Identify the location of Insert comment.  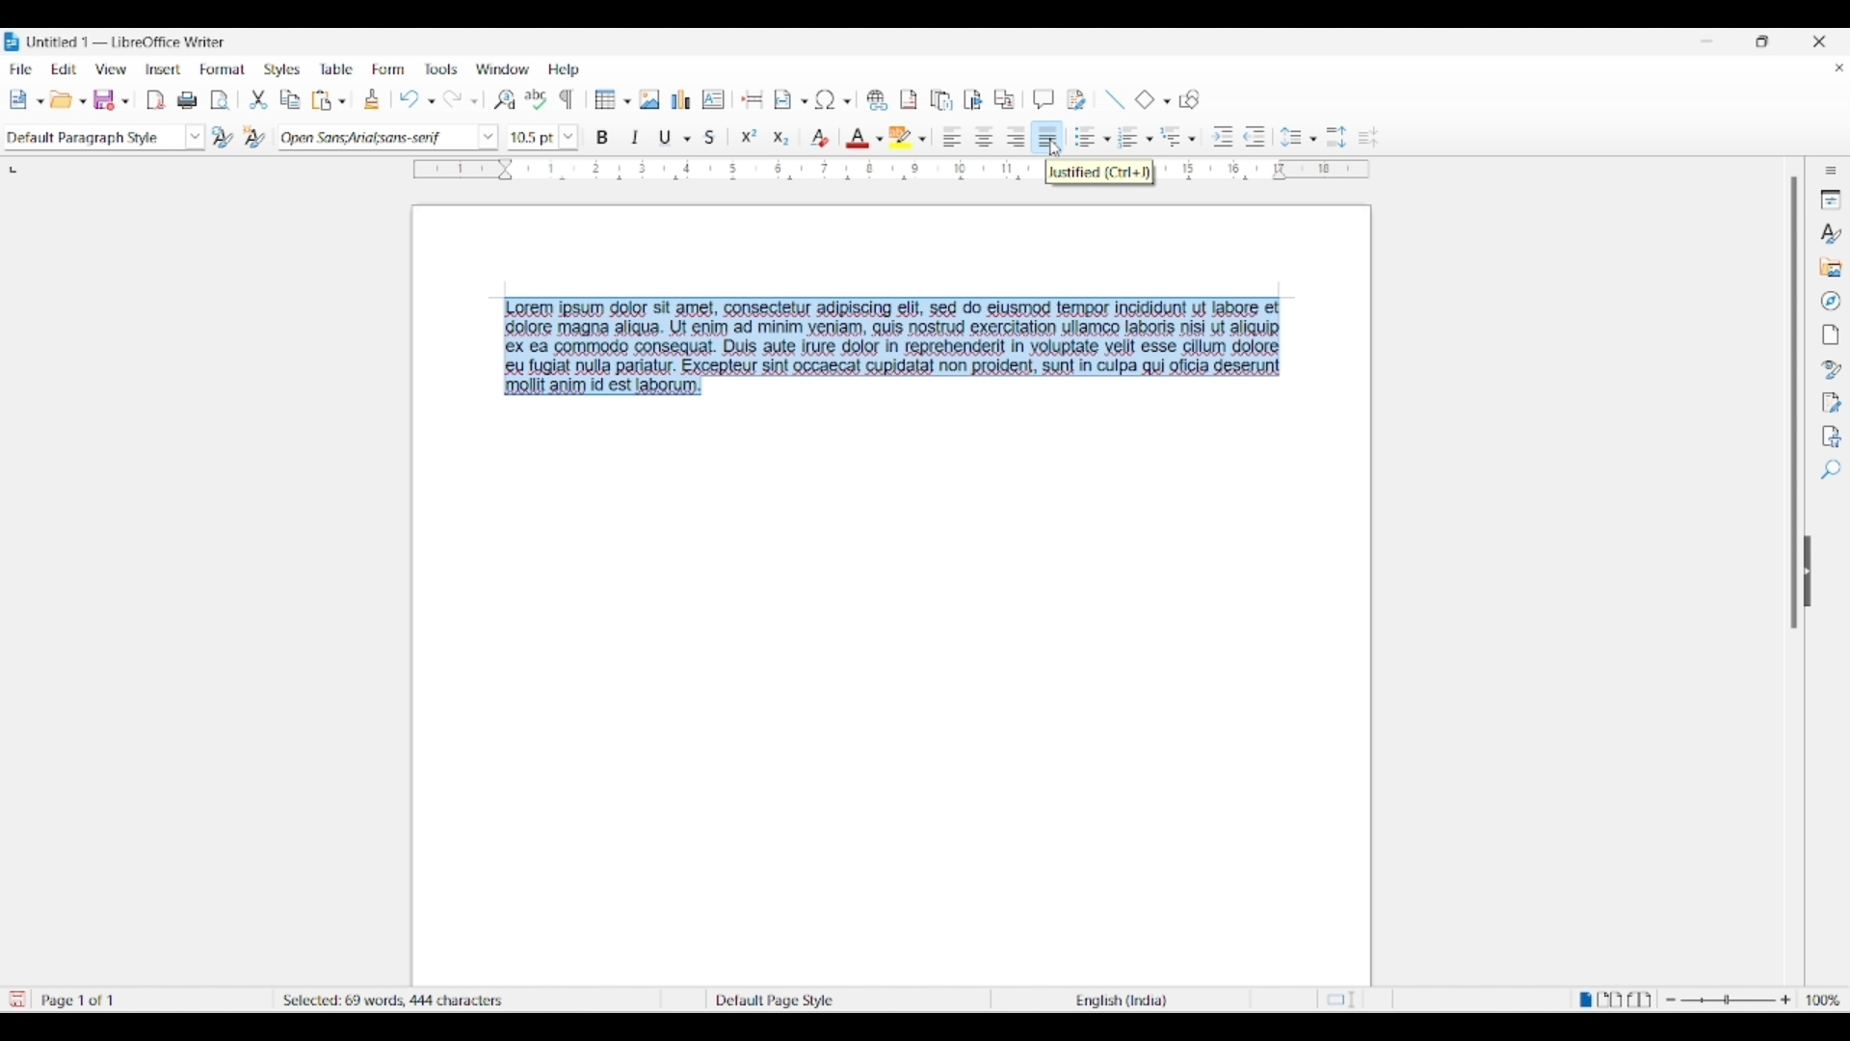
(1044, 99).